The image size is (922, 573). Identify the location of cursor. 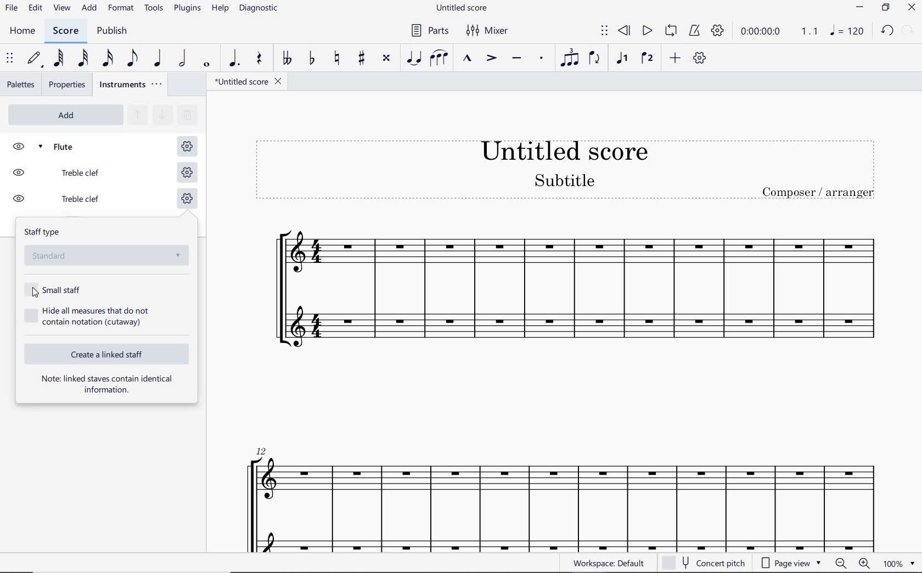
(32, 296).